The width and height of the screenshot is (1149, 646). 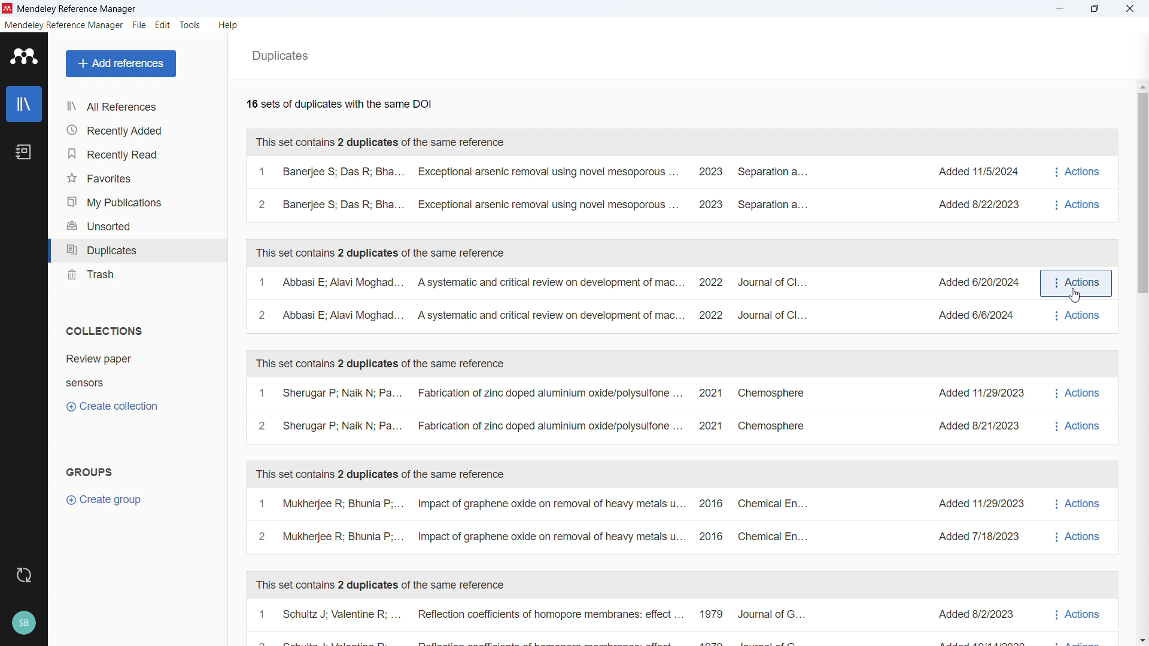 I want to click on Scroll up , so click(x=1142, y=87).